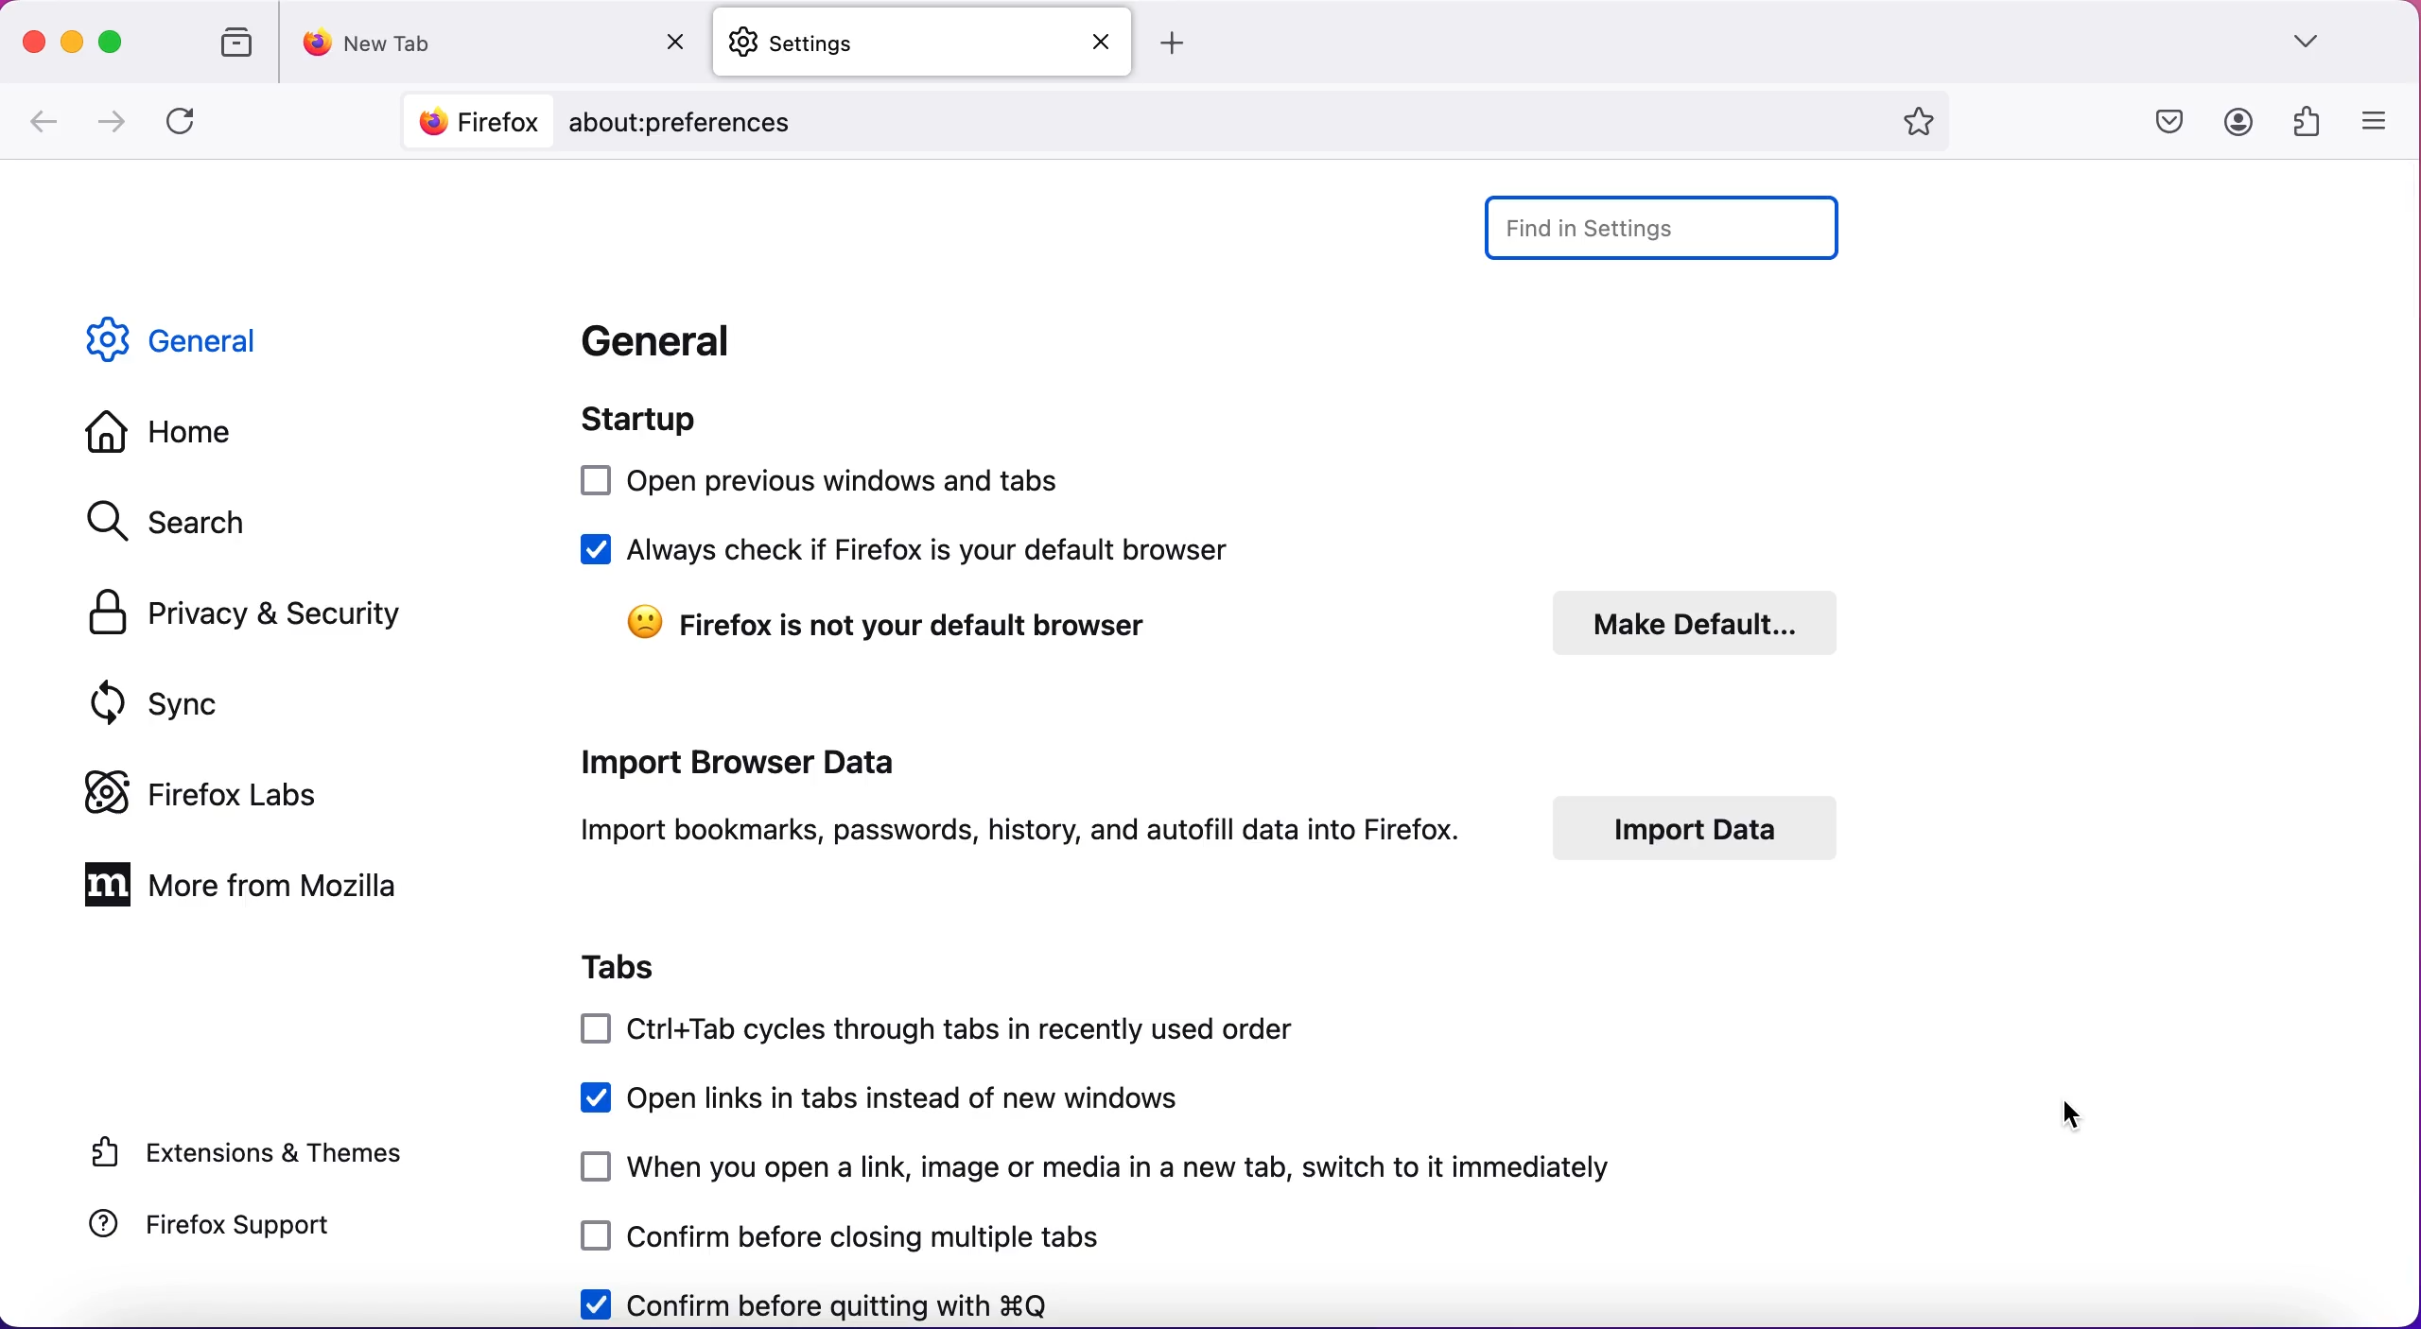 This screenshot has width=2421, height=1329. Describe the element at coordinates (1133, 1166) in the screenshot. I see `when you open a link, image or media in a new tab, switch to it immediately` at that location.